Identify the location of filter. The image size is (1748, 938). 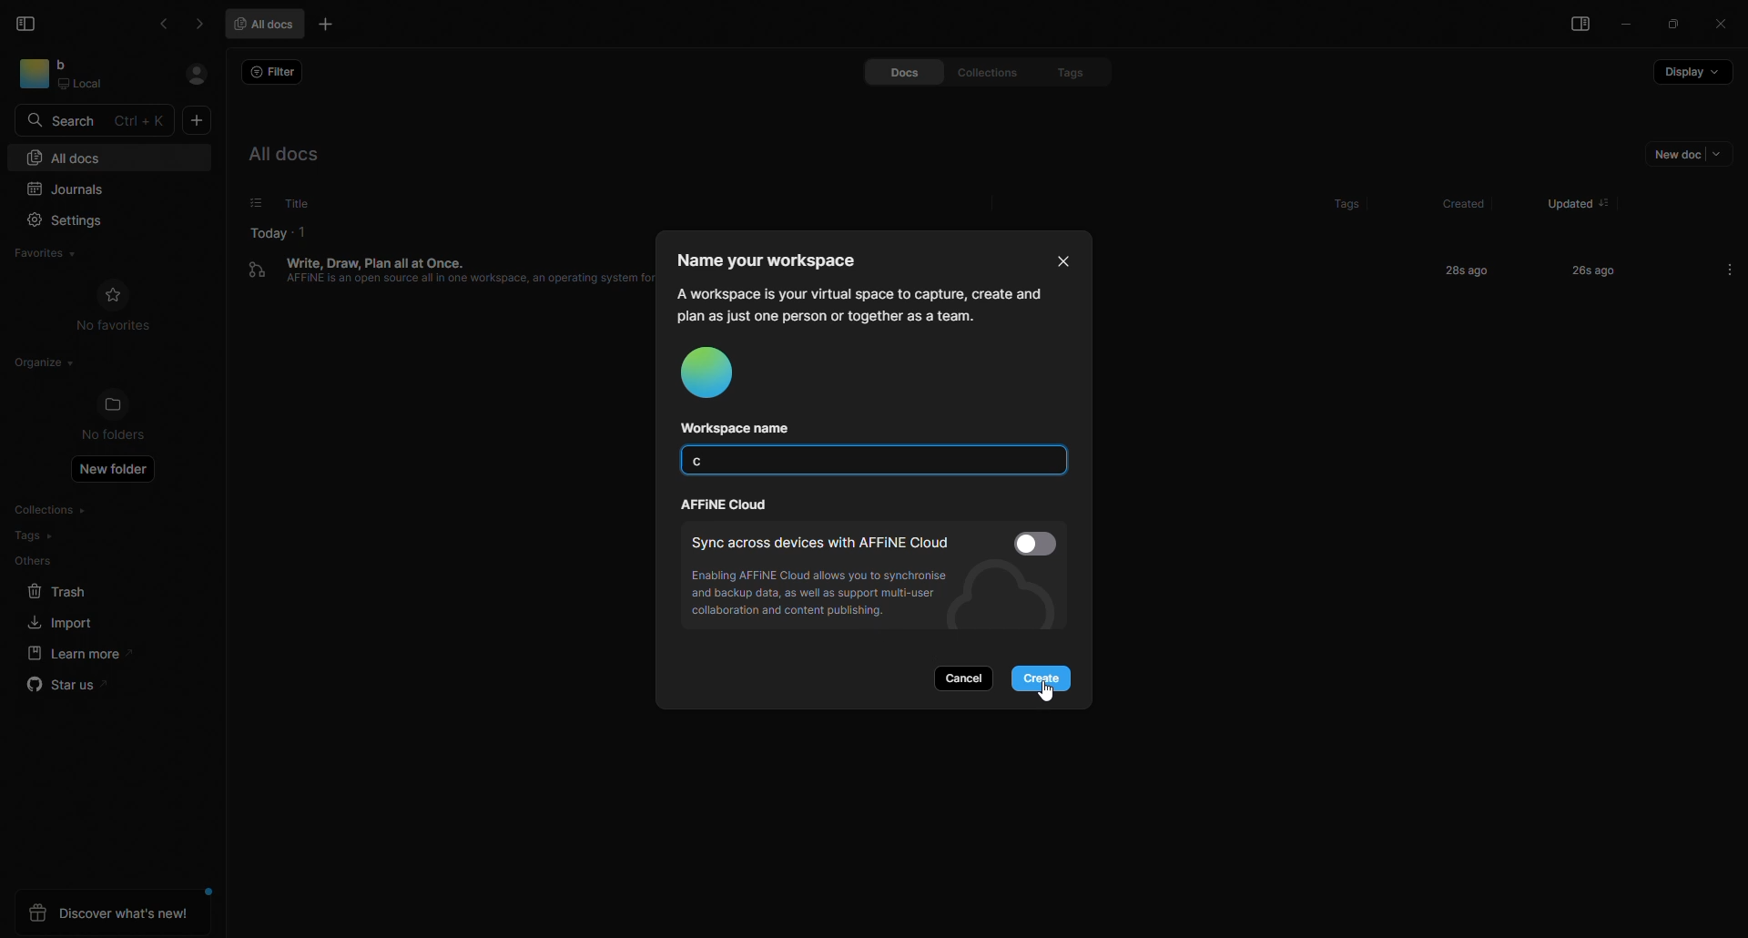
(275, 73).